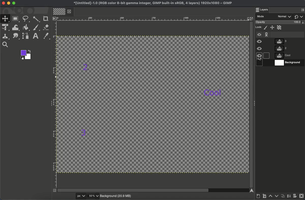 This screenshot has width=305, height=200. Describe the element at coordinates (260, 59) in the screenshot. I see `cursor` at that location.